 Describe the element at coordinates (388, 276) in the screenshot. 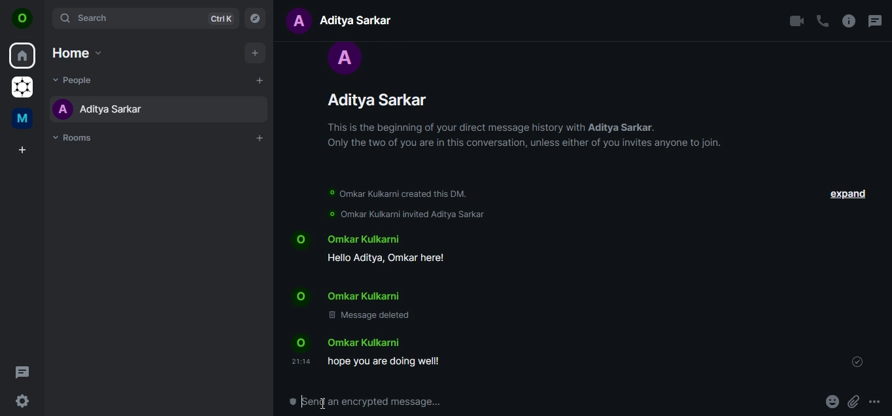

I see `text` at that location.